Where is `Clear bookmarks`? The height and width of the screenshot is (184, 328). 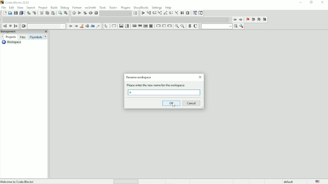 Clear bookmarks is located at coordinates (265, 20).